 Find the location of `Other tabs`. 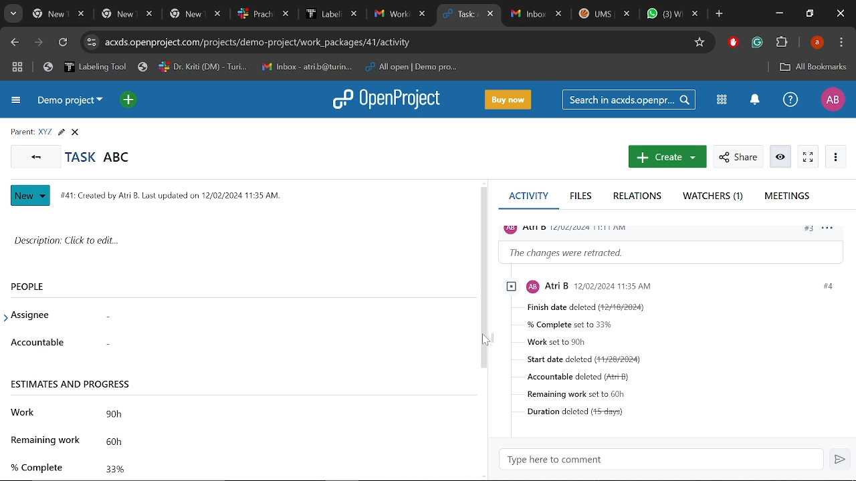

Other tabs is located at coordinates (230, 14).